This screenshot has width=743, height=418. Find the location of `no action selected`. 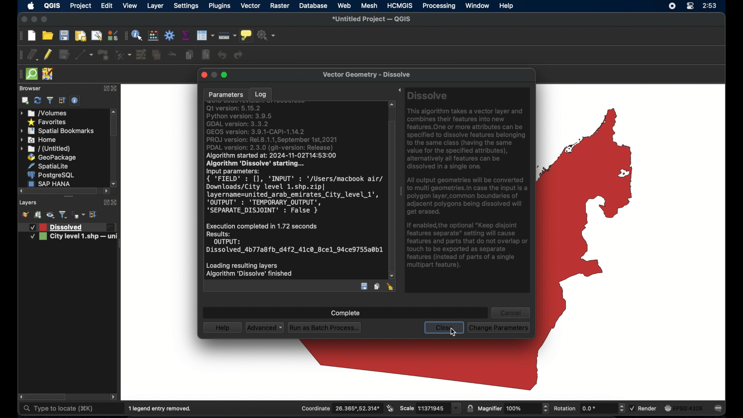

no action selected is located at coordinates (268, 36).